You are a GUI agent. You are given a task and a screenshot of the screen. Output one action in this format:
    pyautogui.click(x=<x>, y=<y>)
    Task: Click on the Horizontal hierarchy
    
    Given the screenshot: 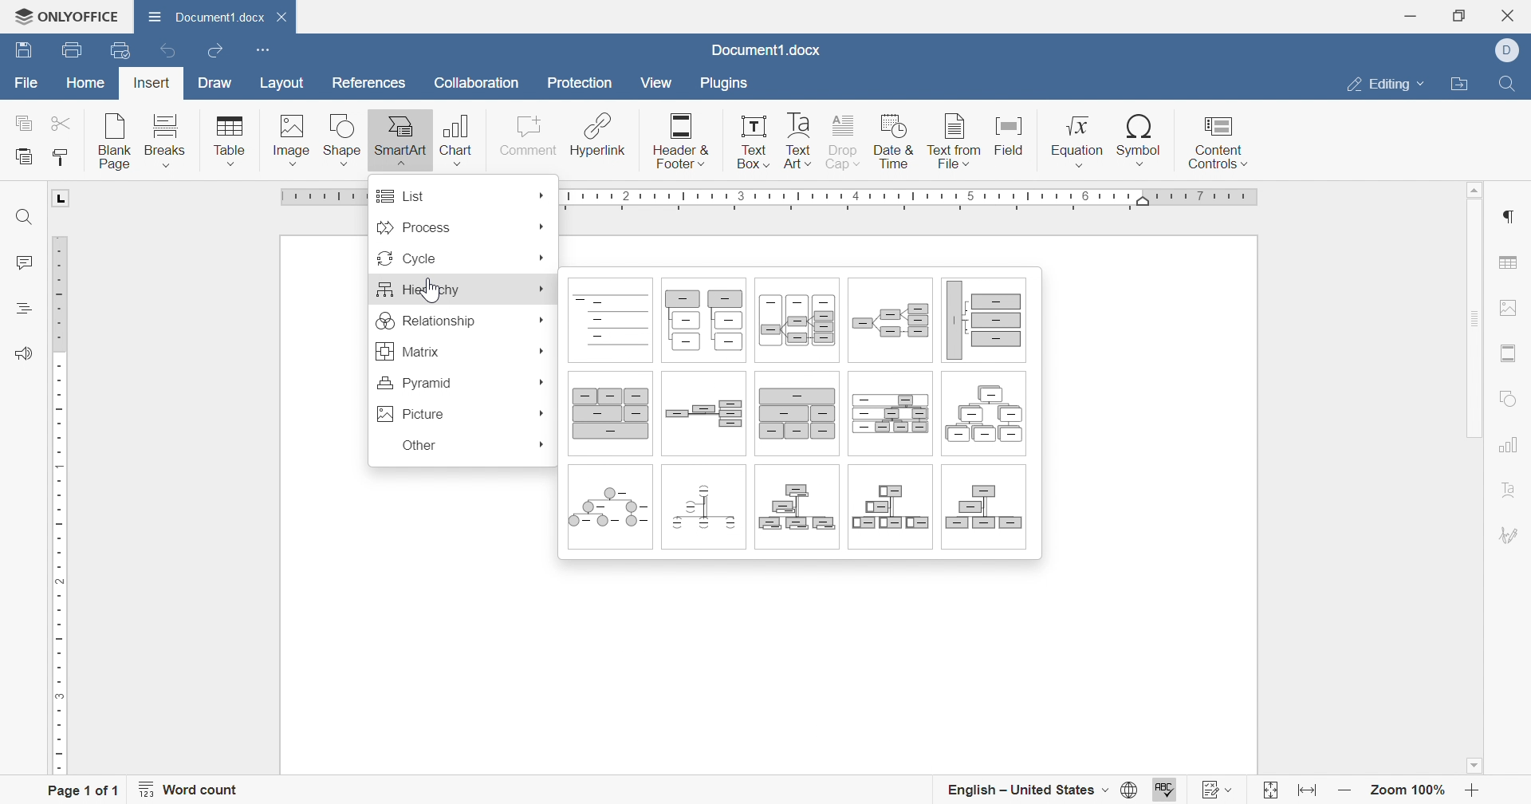 What is the action you would take?
    pyautogui.click(x=894, y=323)
    